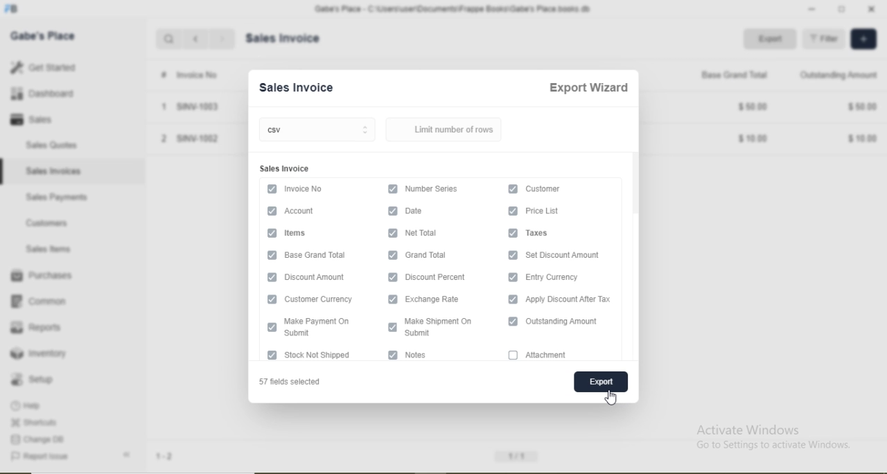  Describe the element at coordinates (431, 233) in the screenshot. I see `‘Net Total` at that location.